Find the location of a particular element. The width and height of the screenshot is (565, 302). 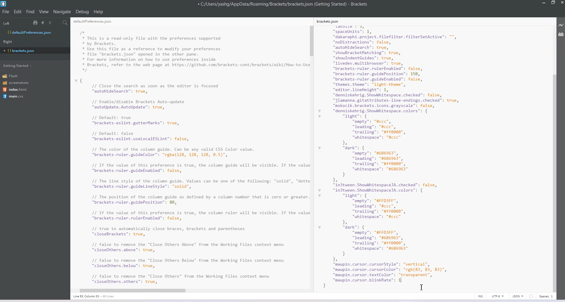

View in file Tree is located at coordinates (36, 22).